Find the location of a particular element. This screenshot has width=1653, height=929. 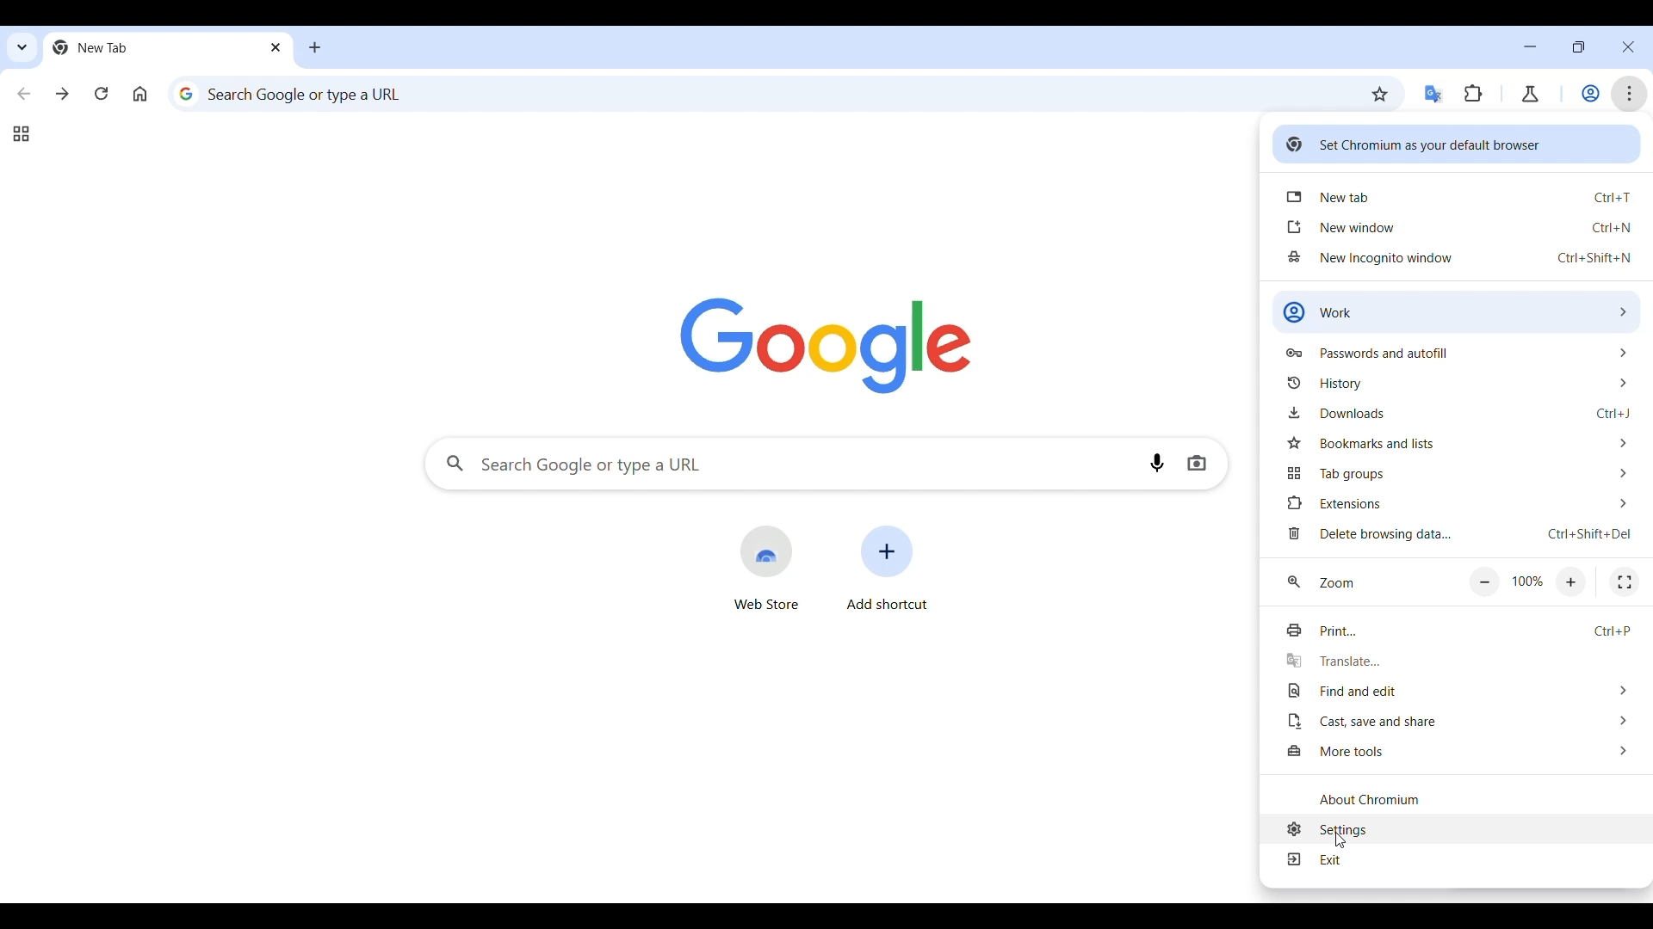

Chrome labs is located at coordinates (1530, 94).